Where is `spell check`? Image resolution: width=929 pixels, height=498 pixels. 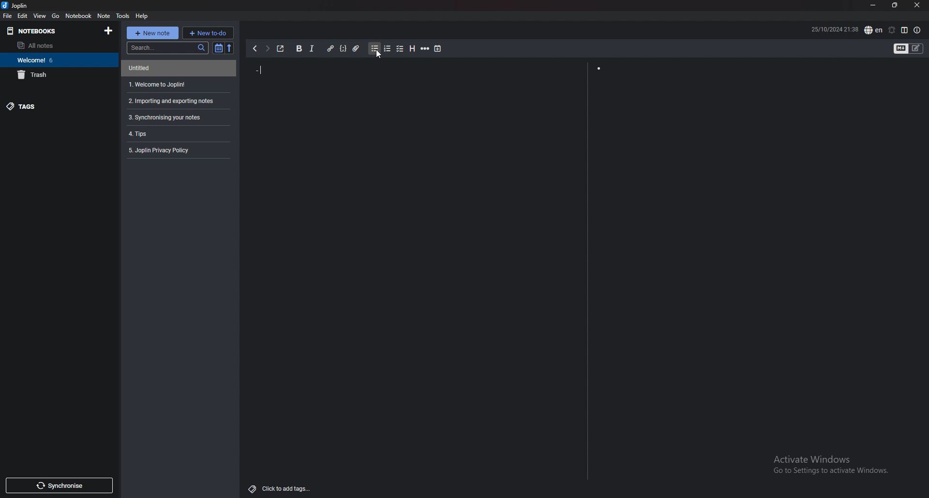 spell check is located at coordinates (872, 30).